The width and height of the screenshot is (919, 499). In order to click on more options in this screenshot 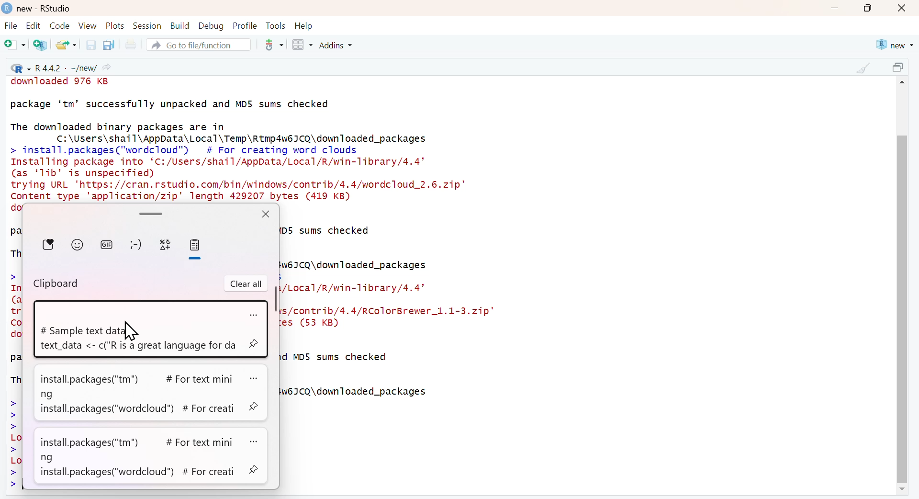, I will do `click(255, 442)`.